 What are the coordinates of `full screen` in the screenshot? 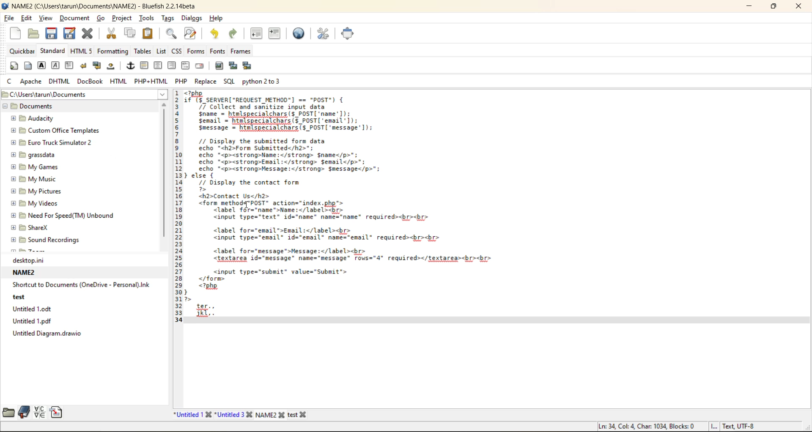 It's located at (347, 33).